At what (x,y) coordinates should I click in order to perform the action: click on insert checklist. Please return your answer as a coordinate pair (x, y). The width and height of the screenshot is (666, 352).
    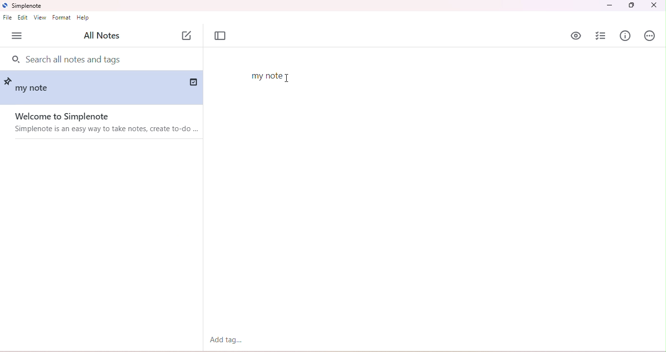
    Looking at the image, I should click on (600, 37).